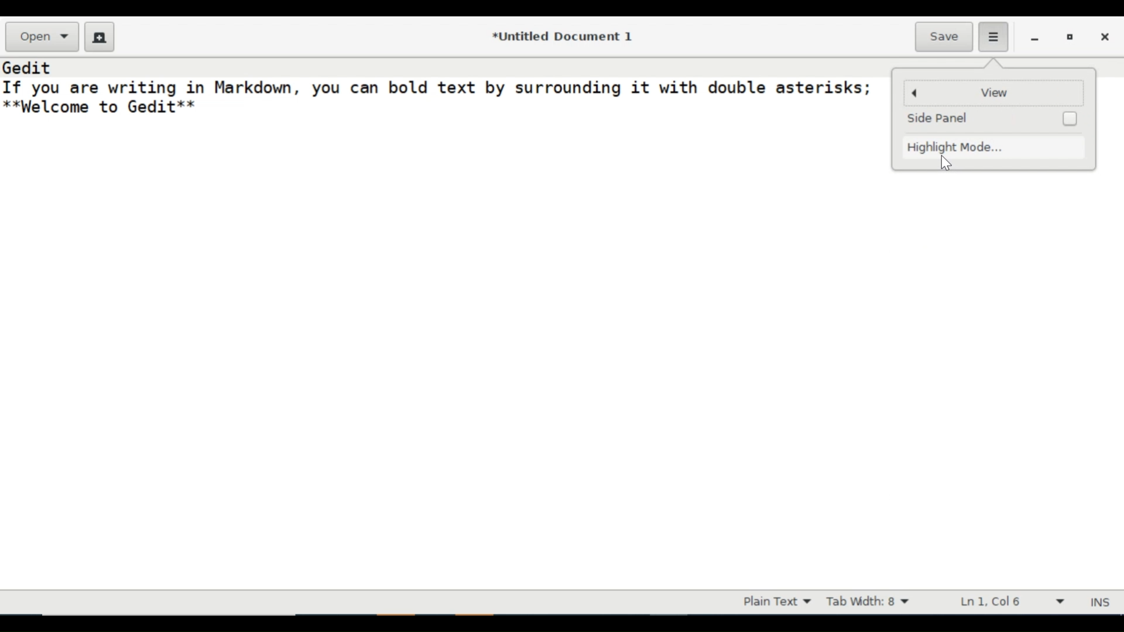  What do you see at coordinates (962, 149) in the screenshot?
I see `Highlight Mode` at bounding box center [962, 149].